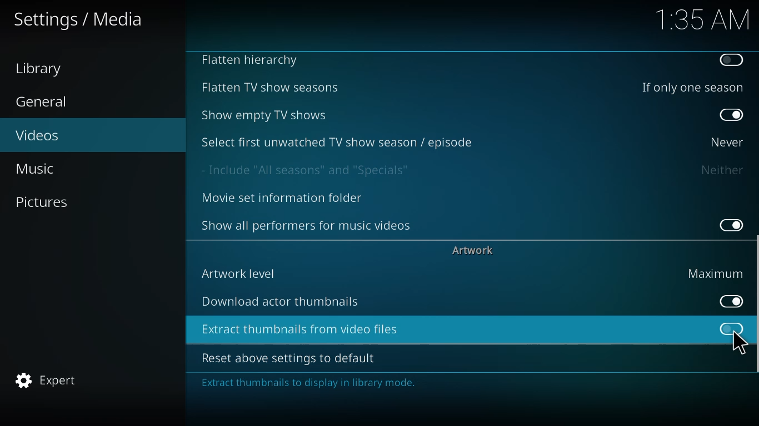 The height and width of the screenshot is (426, 759). What do you see at coordinates (475, 250) in the screenshot?
I see `artwork` at bounding box center [475, 250].